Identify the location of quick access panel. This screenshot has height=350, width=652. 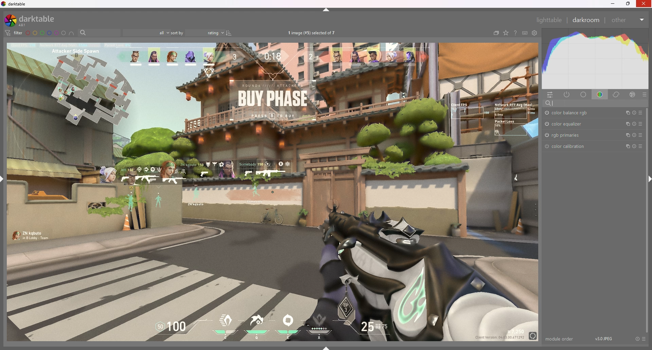
(551, 95).